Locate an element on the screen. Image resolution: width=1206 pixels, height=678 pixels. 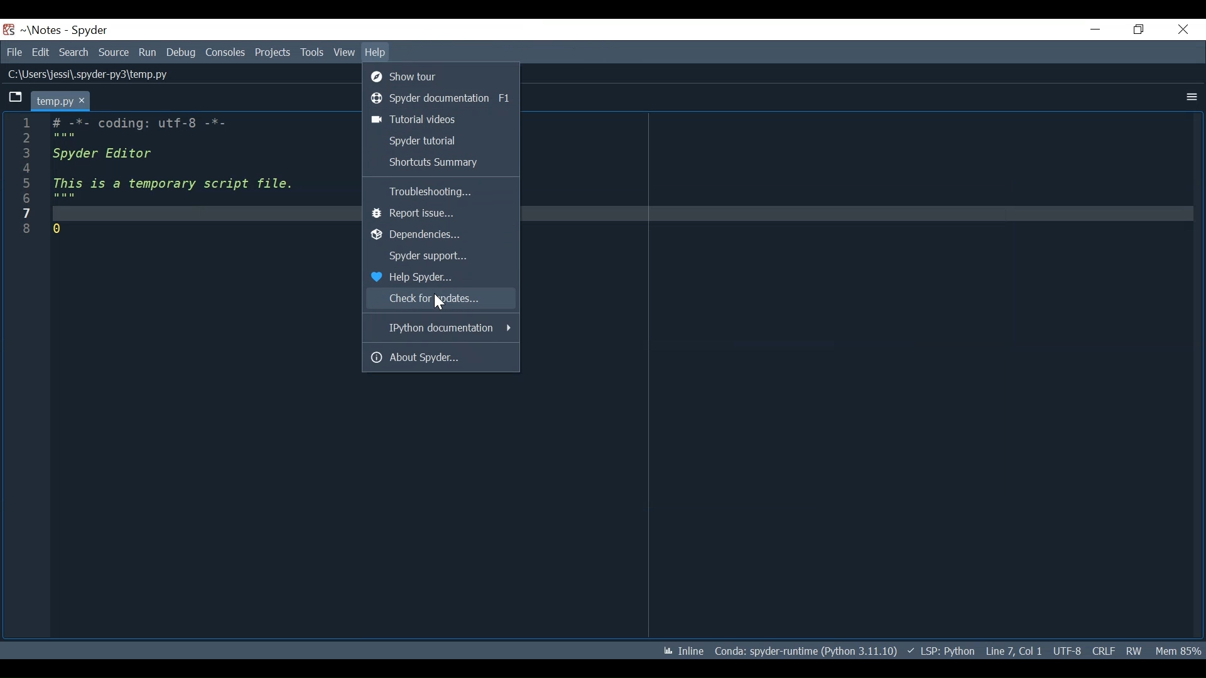
line number is located at coordinates (26, 176).